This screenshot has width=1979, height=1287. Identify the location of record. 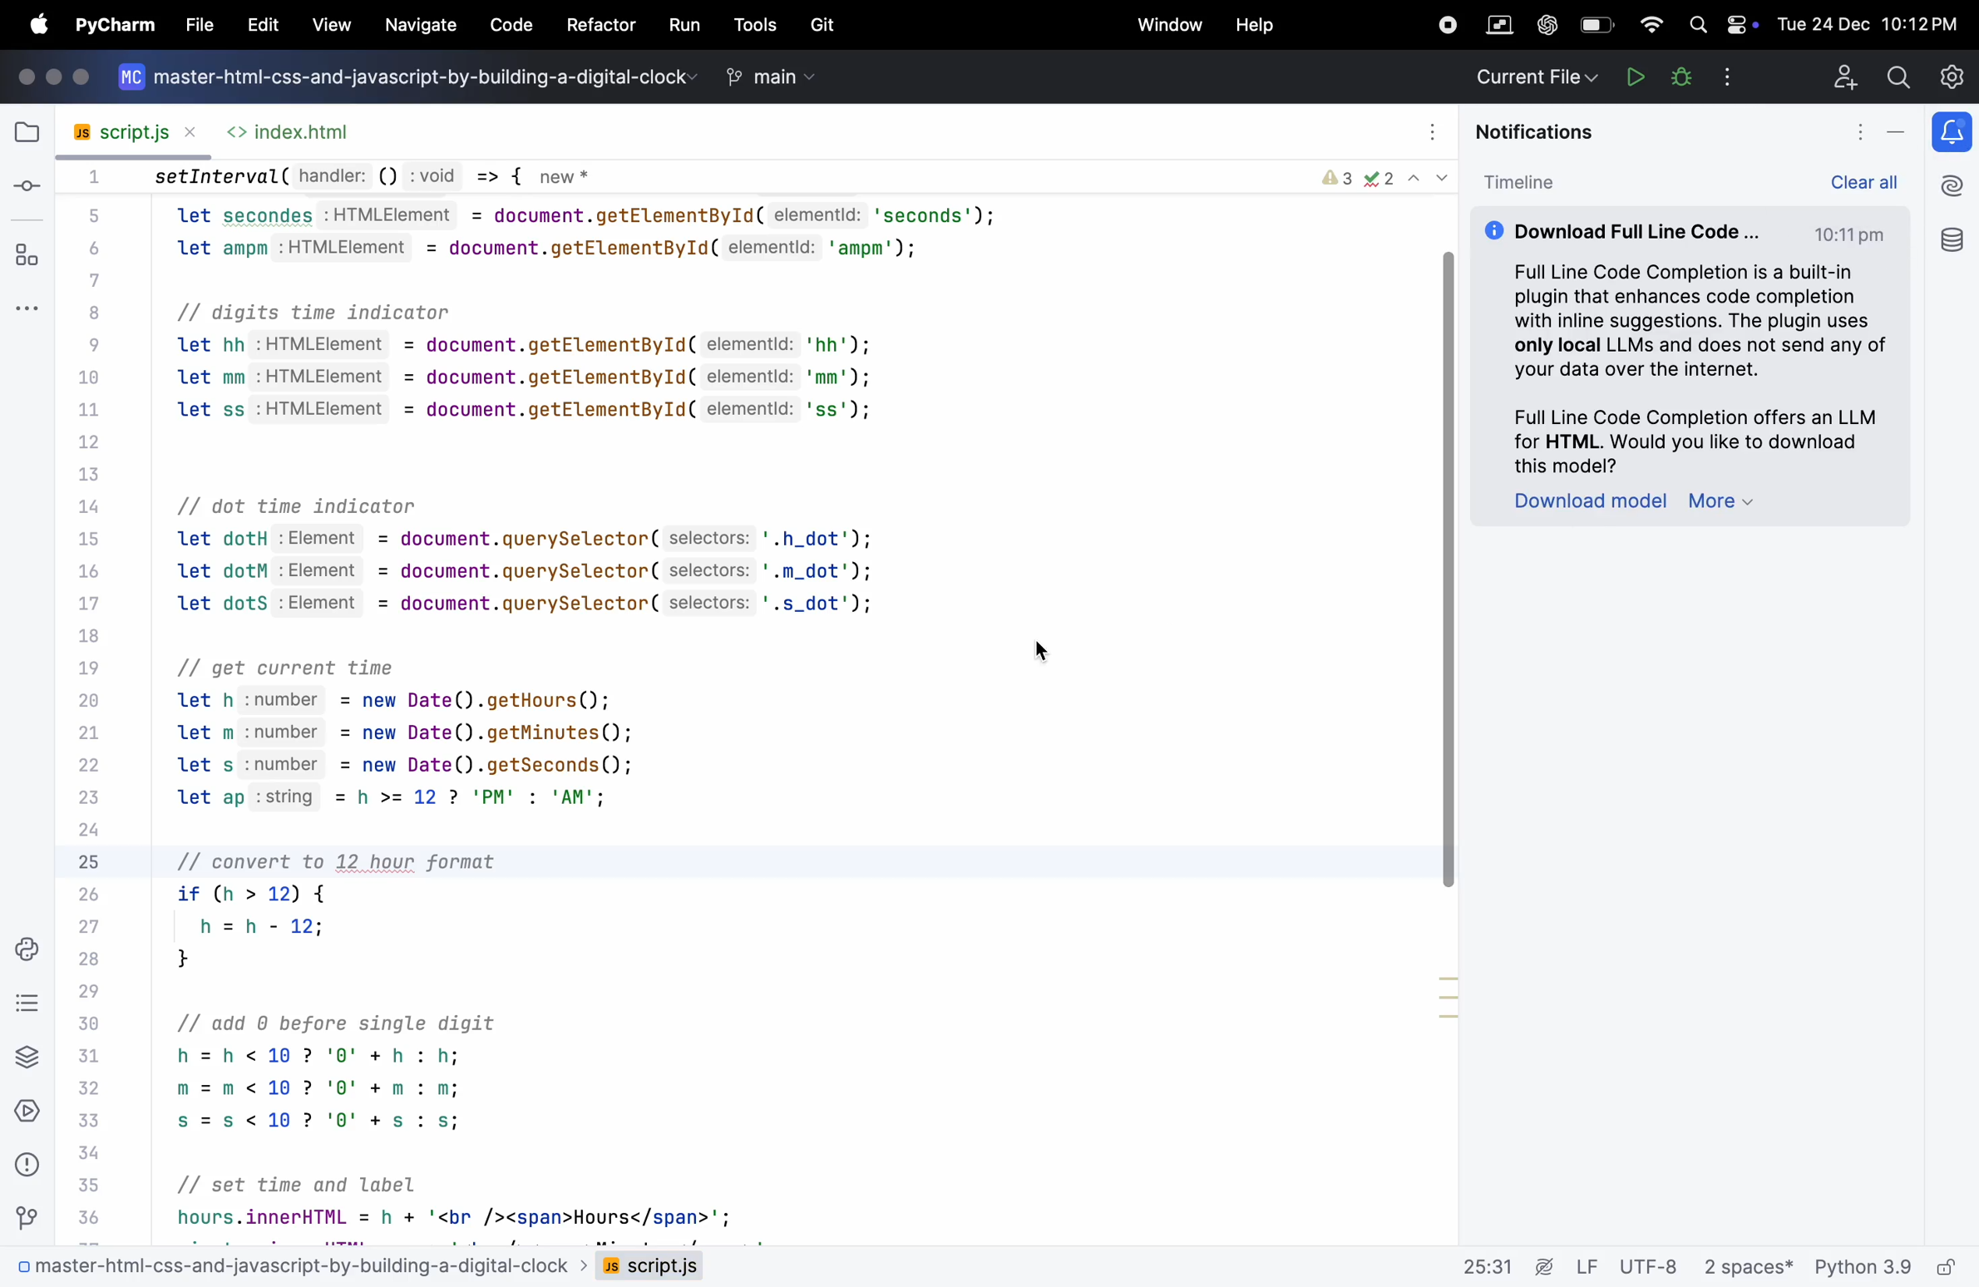
(1444, 25).